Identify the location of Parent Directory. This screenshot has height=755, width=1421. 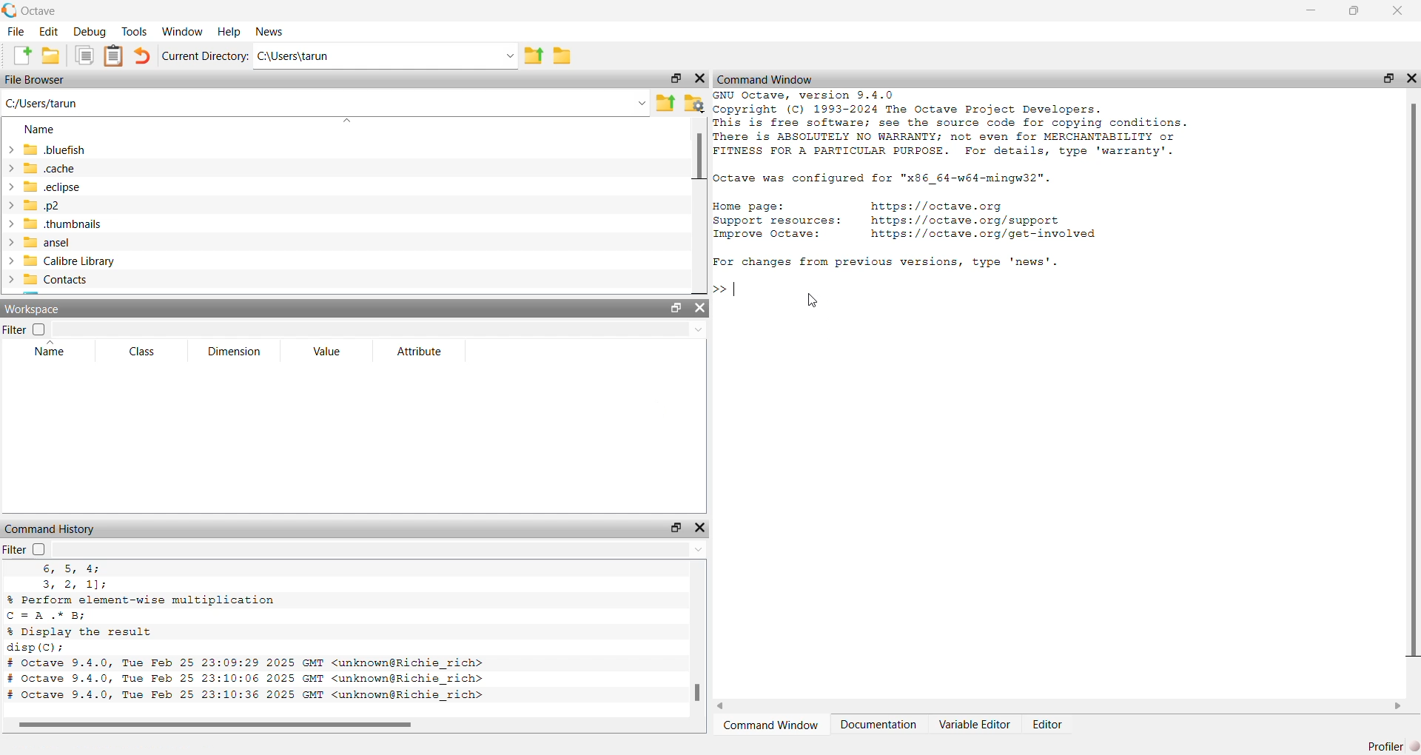
(667, 104).